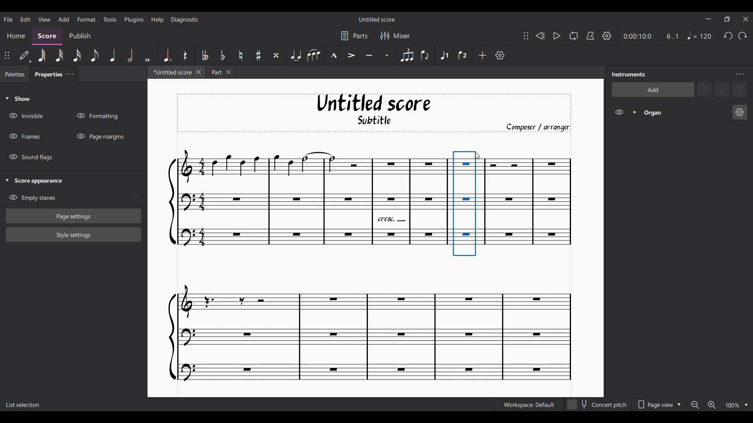 This screenshot has height=423, width=753. I want to click on Show interface in a smaller tab, so click(727, 19).